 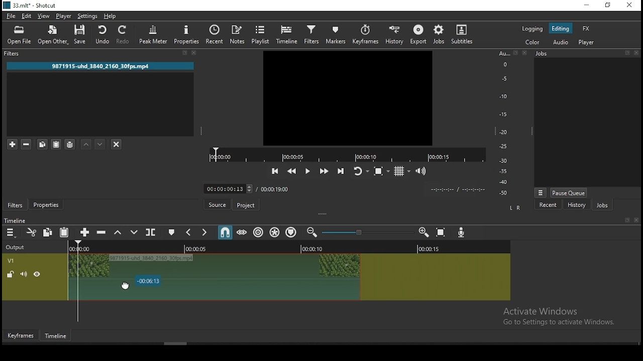 I want to click on player, so click(x=588, y=43).